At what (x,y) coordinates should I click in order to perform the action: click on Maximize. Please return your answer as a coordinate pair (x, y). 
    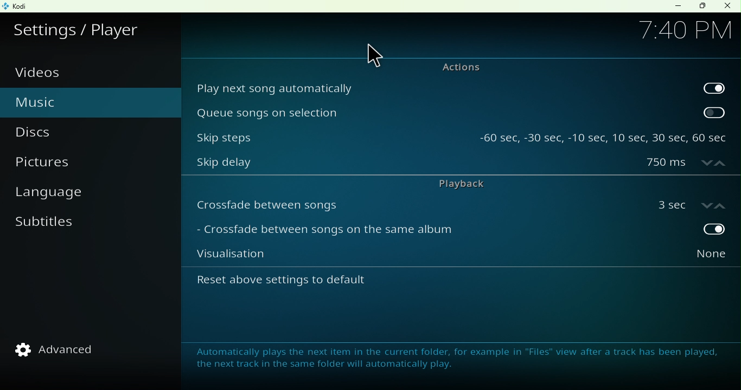
    Looking at the image, I should click on (702, 6).